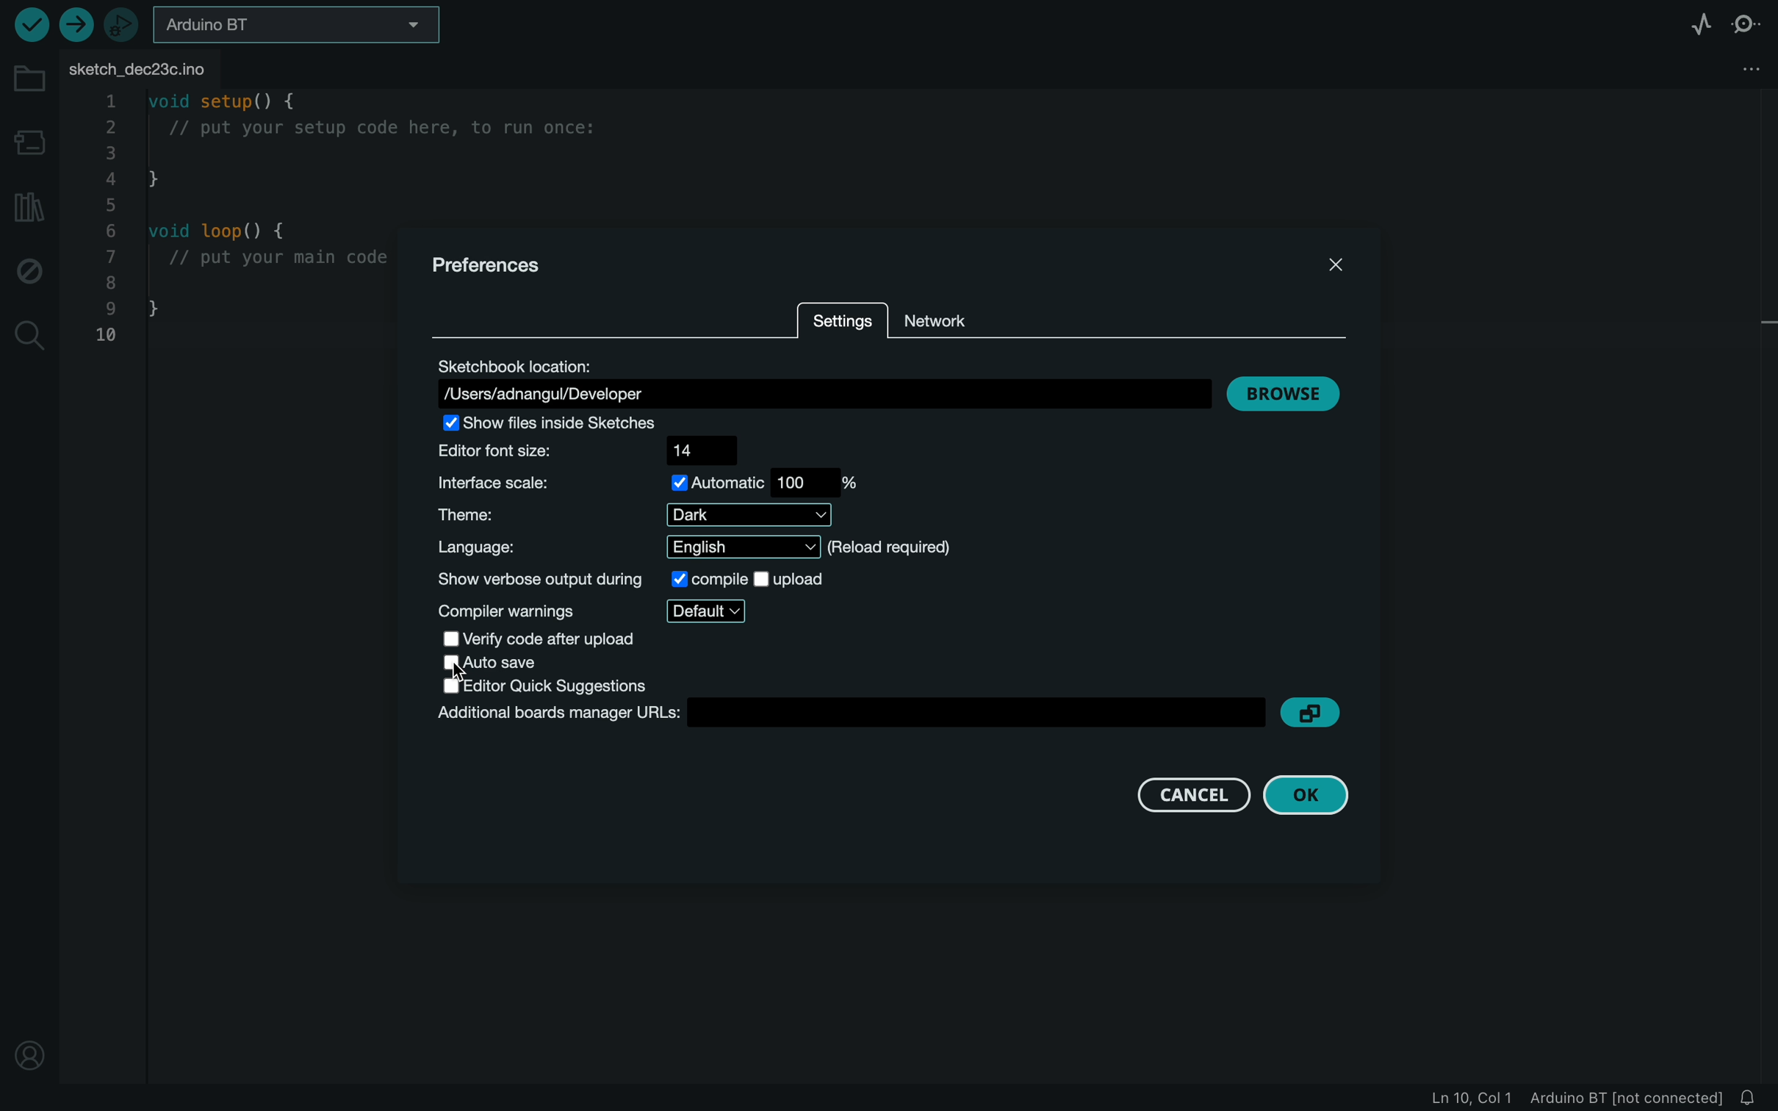 The image size is (1778, 1111). What do you see at coordinates (1744, 68) in the screenshot?
I see `file settings` at bounding box center [1744, 68].